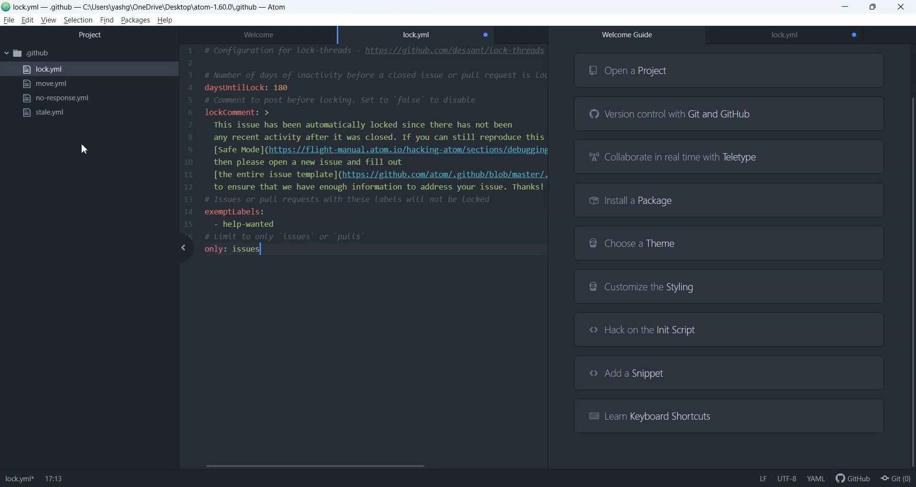  I want to click on Welcome , so click(258, 33).